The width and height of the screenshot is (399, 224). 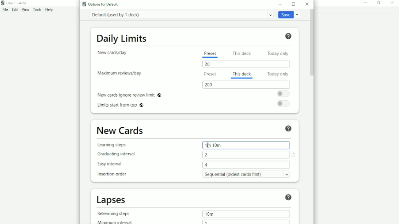 I want to click on Relearning steps, so click(x=114, y=213).